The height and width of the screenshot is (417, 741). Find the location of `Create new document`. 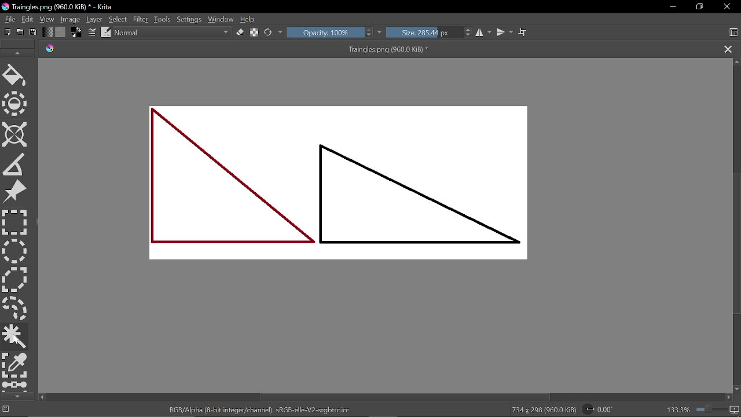

Create new document is located at coordinates (8, 32).